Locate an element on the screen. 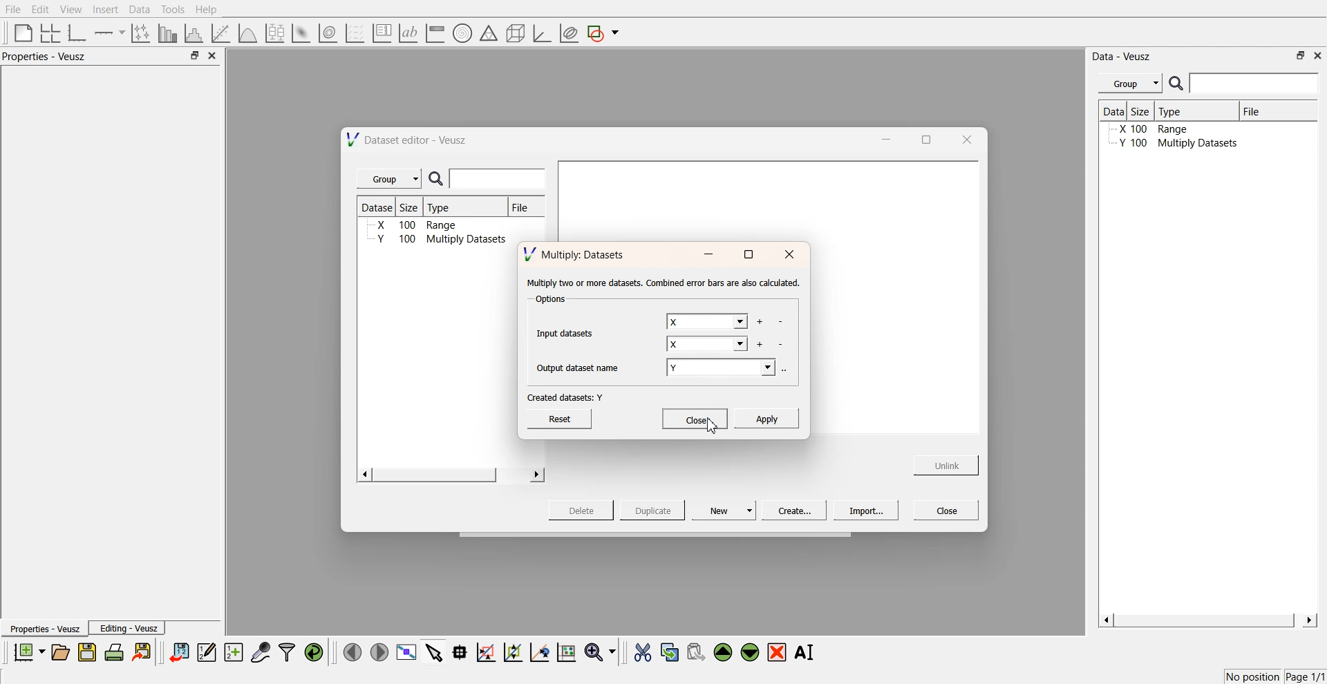 The height and width of the screenshot is (684, 1327). enter search field is located at coordinates (500, 179).